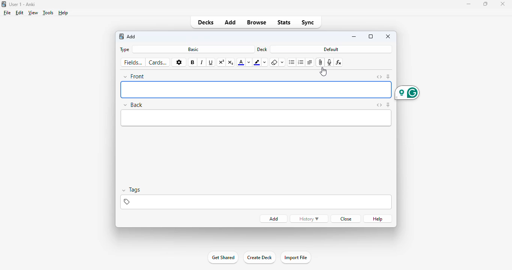 Image resolution: width=512 pixels, height=270 pixels. What do you see at coordinates (339, 63) in the screenshot?
I see `equations` at bounding box center [339, 63].